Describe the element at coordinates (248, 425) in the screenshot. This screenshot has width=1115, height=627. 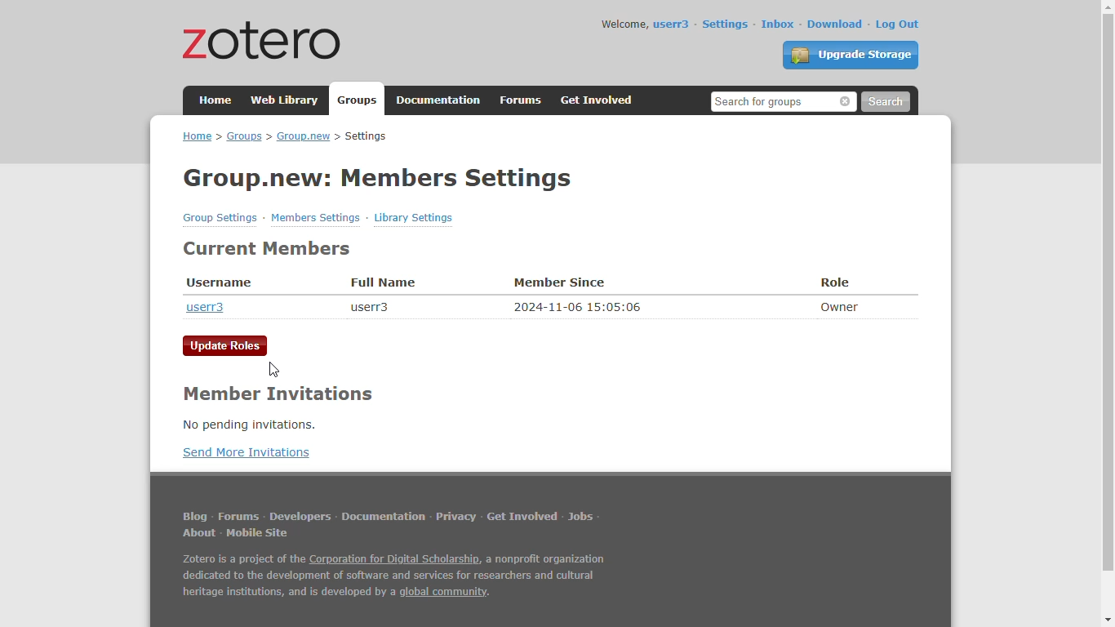
I see `no pending invitations` at that location.